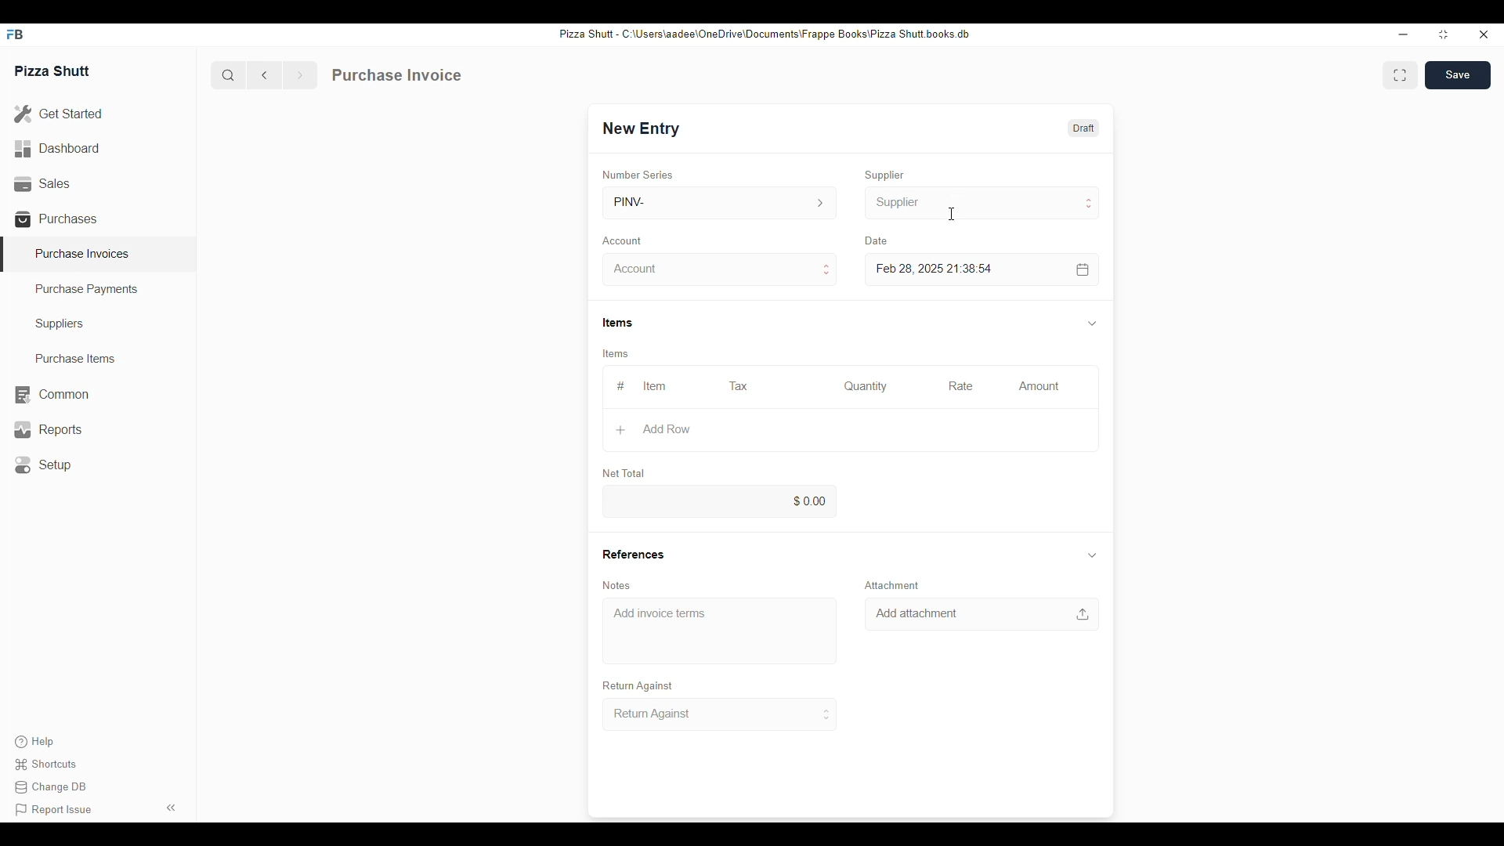 This screenshot has height=846, width=1504. What do you see at coordinates (982, 202) in the screenshot?
I see `Supplier` at bounding box center [982, 202].